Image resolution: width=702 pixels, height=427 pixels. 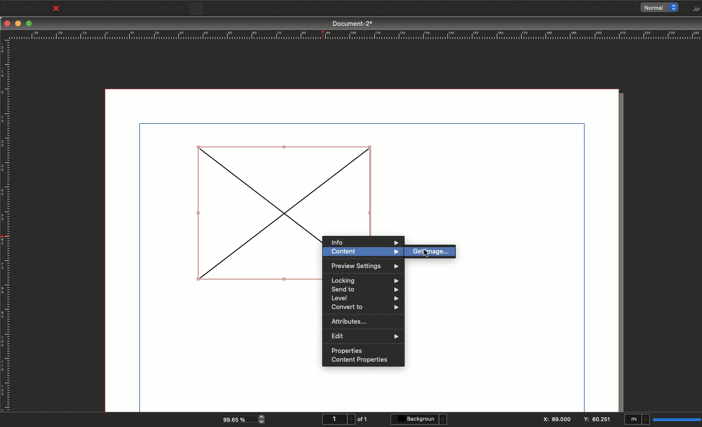 What do you see at coordinates (432, 252) in the screenshot?
I see `Get Image...` at bounding box center [432, 252].